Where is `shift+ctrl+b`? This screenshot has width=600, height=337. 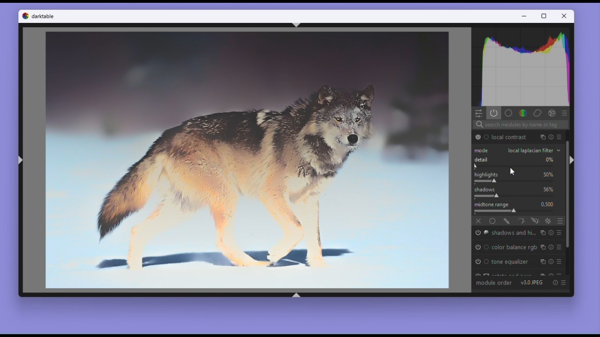 shift+ctrl+b is located at coordinates (296, 295).